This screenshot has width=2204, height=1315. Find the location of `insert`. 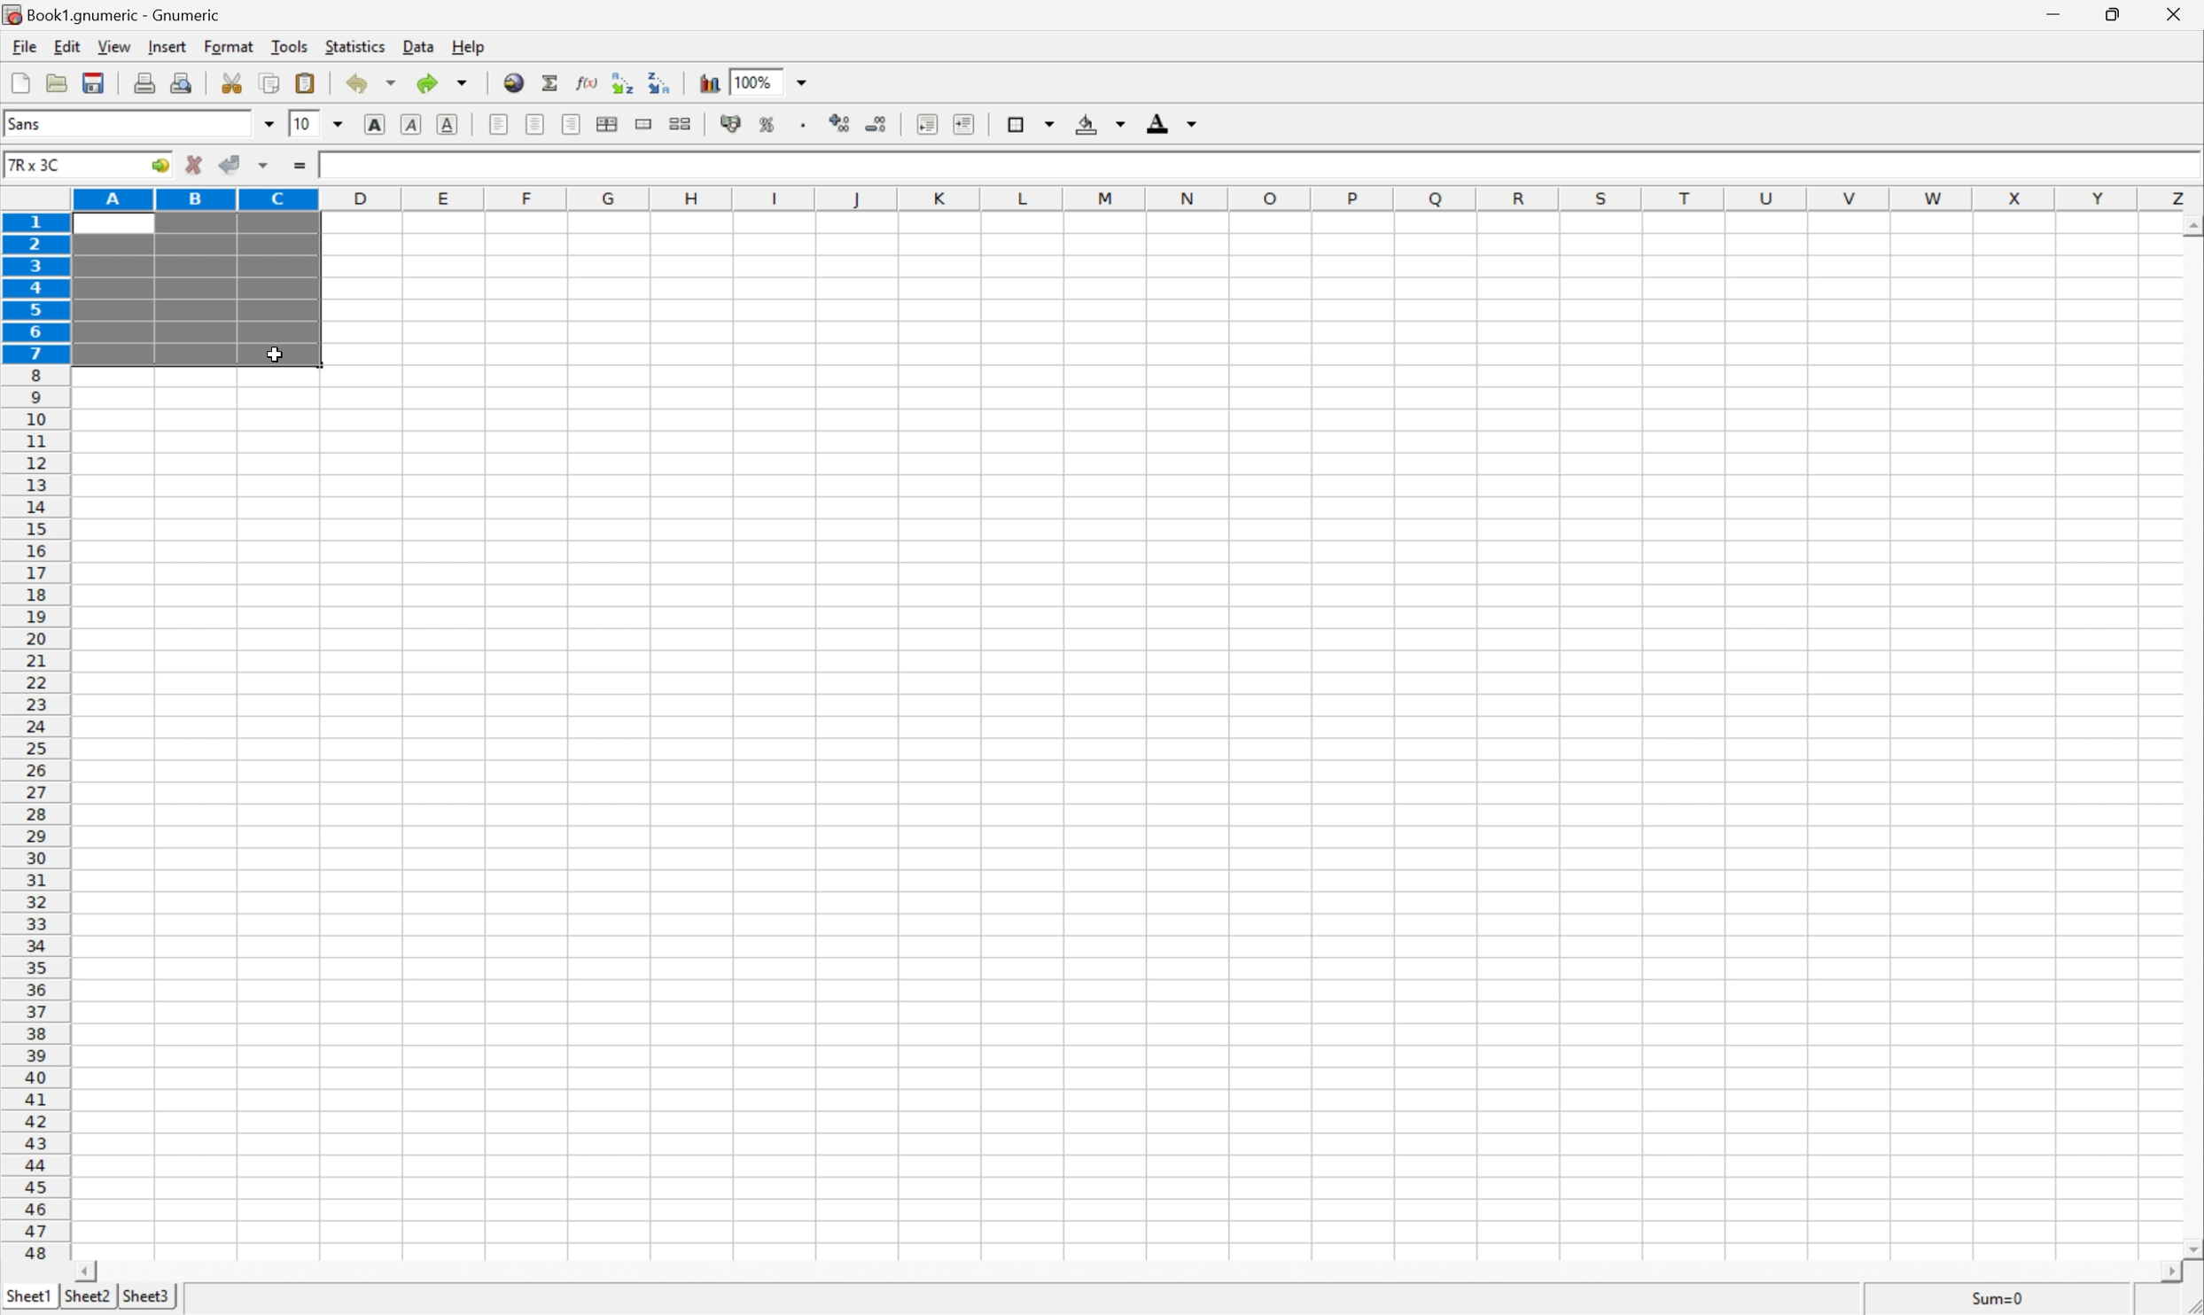

insert is located at coordinates (167, 47).